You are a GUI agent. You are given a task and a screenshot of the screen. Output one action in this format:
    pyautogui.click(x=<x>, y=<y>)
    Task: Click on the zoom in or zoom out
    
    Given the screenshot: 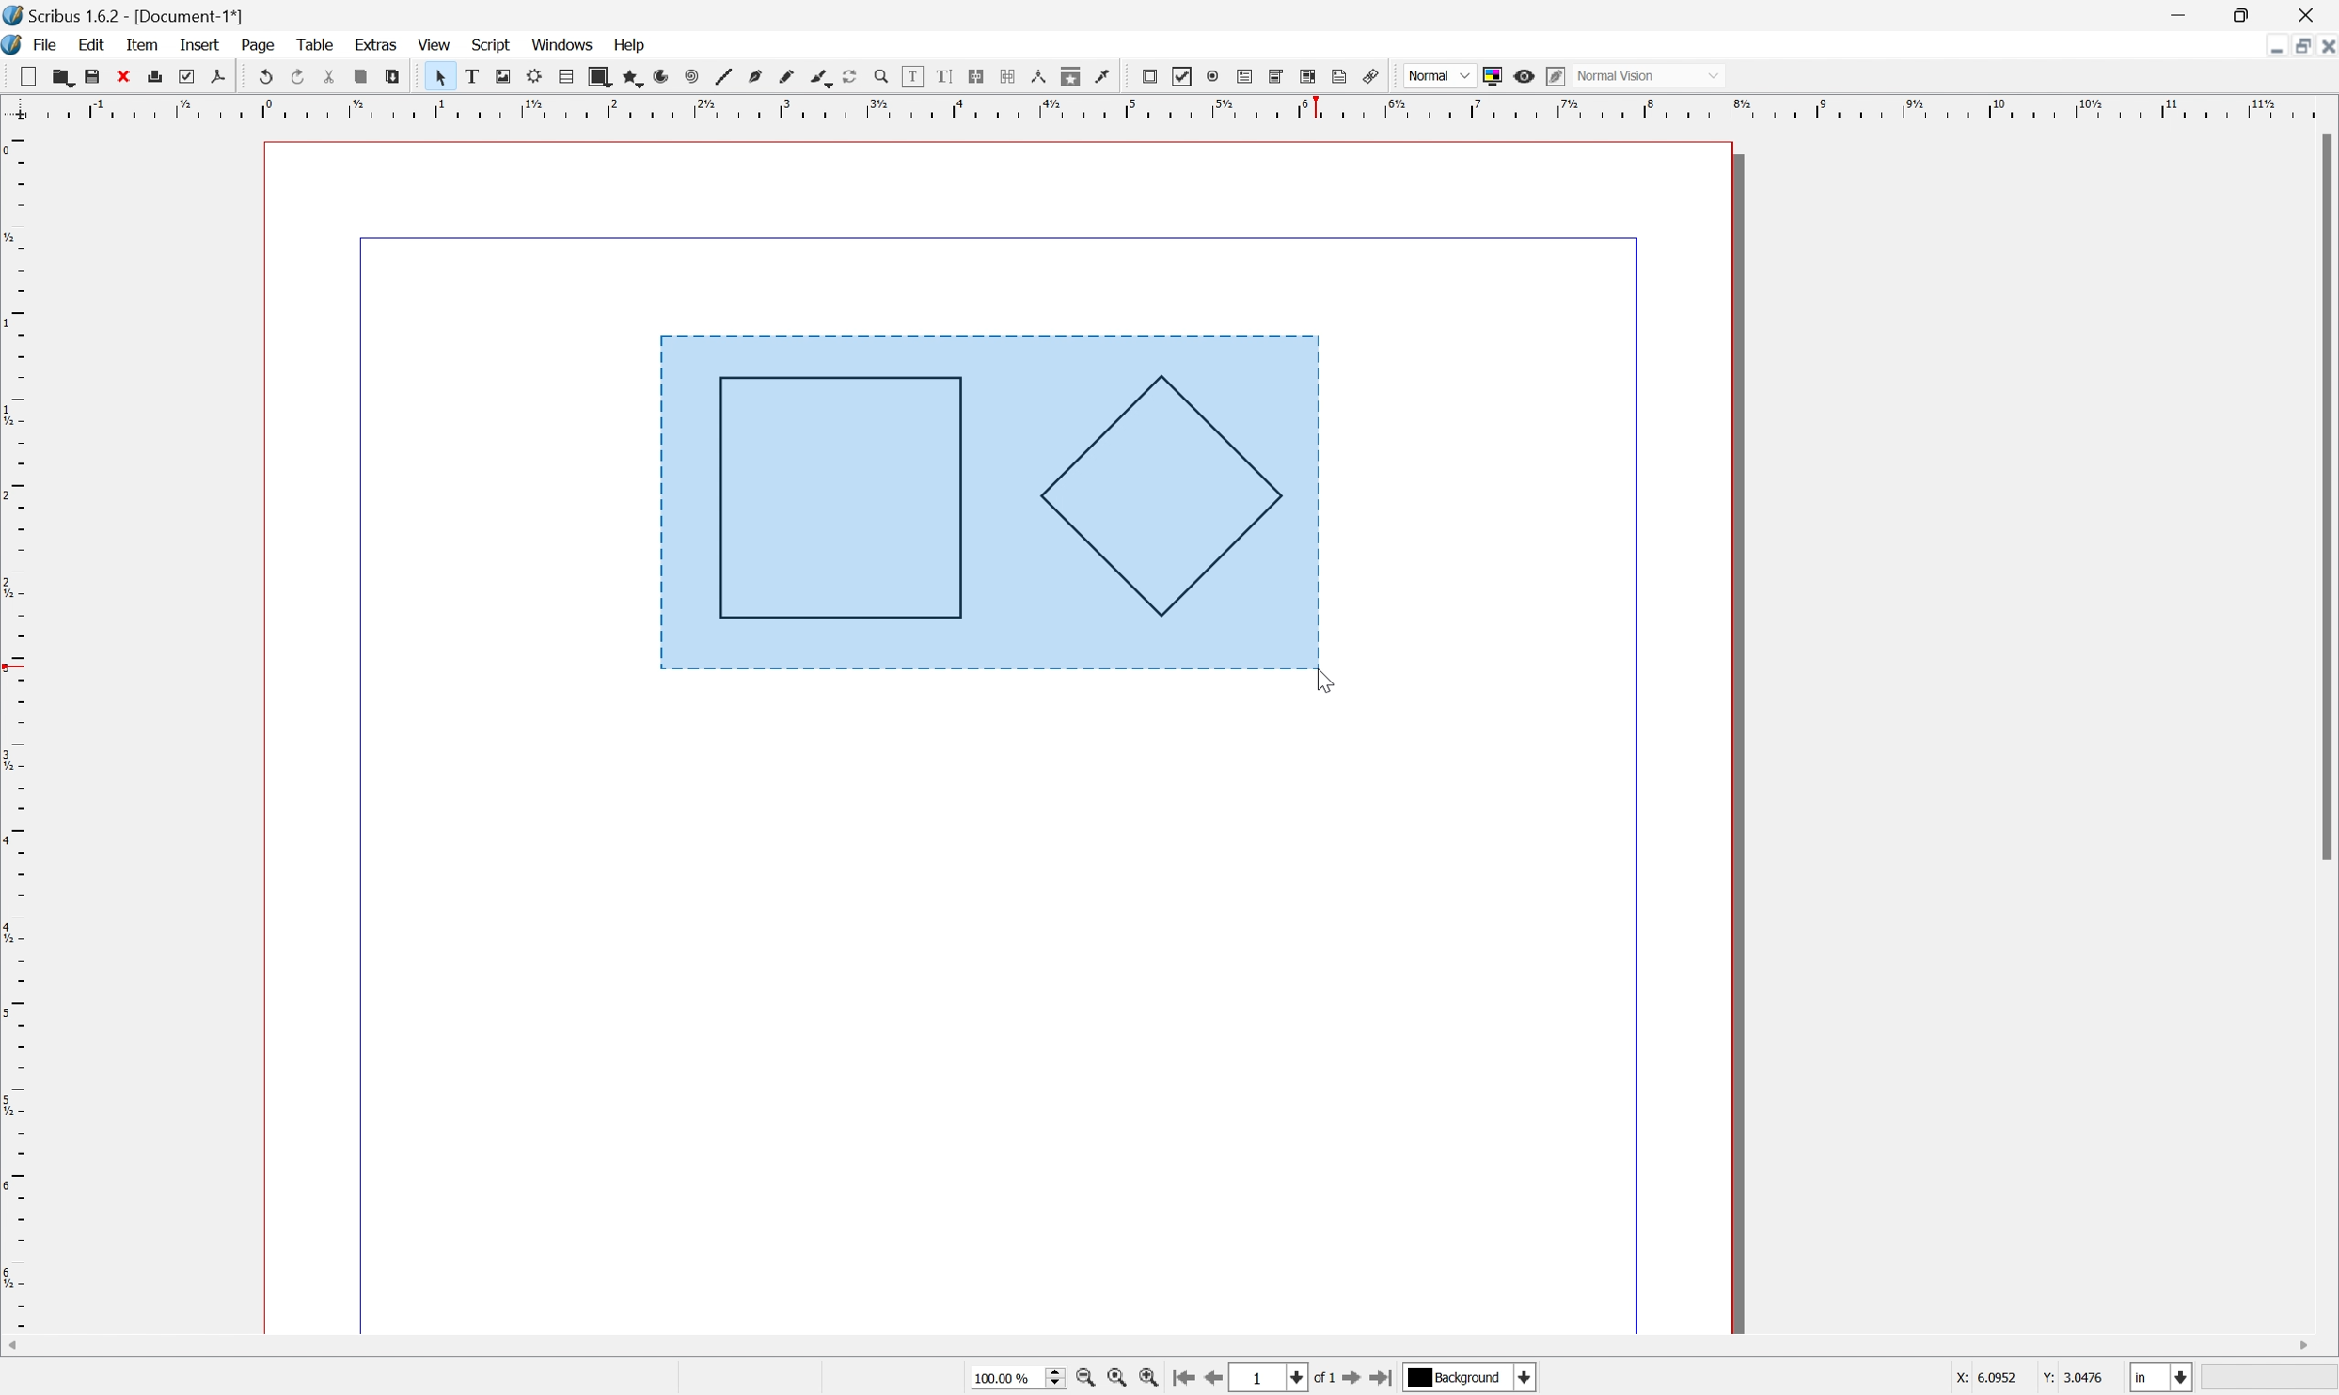 What is the action you would take?
    pyautogui.click(x=876, y=76)
    